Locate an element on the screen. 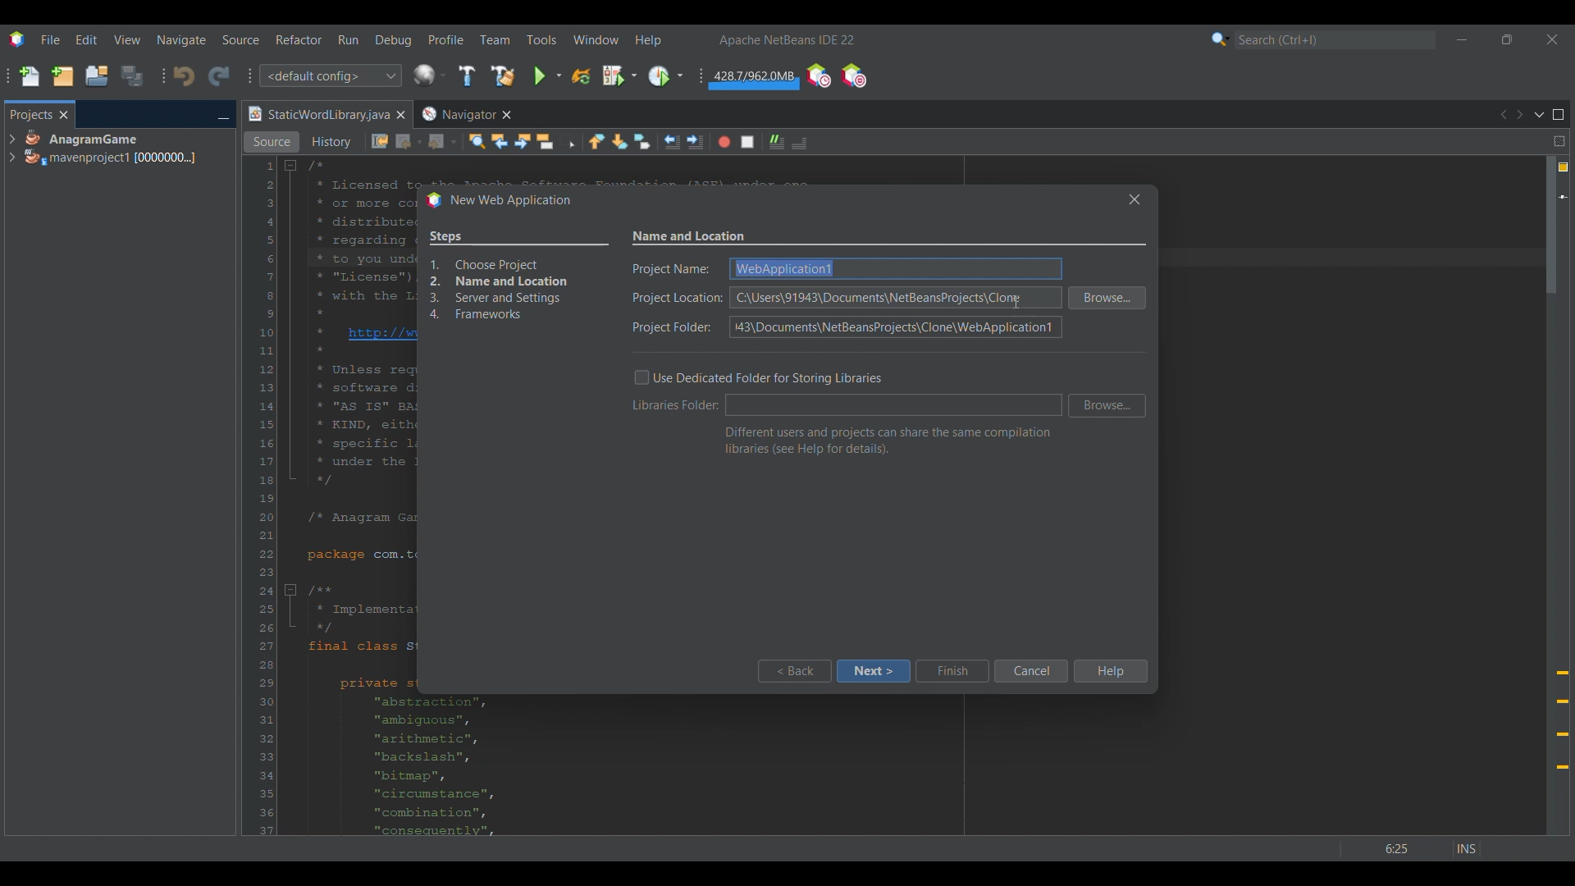 The height and width of the screenshot is (886, 1575). Toggle for dedicated folder is located at coordinates (758, 377).